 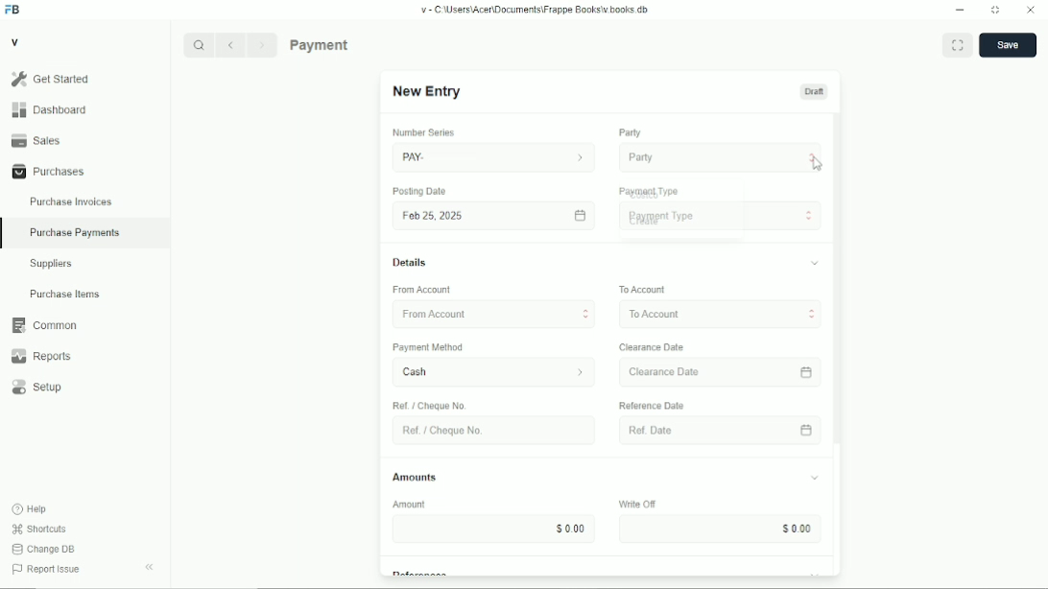 I want to click on Party, so click(x=630, y=132).